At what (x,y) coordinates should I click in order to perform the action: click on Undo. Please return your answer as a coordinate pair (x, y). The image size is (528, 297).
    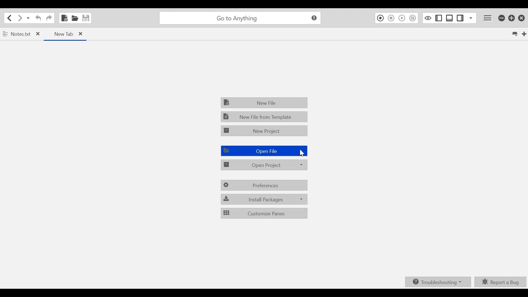
    Looking at the image, I should click on (38, 18).